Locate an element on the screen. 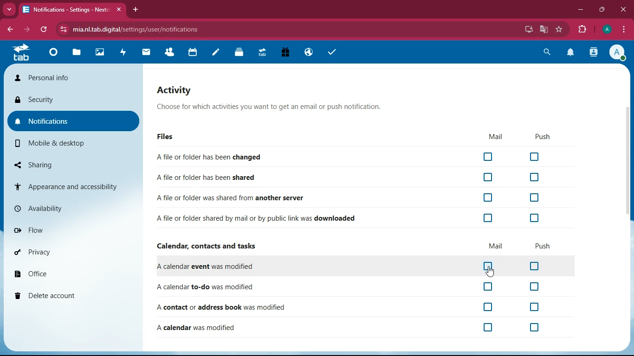  minimize is located at coordinates (580, 10).